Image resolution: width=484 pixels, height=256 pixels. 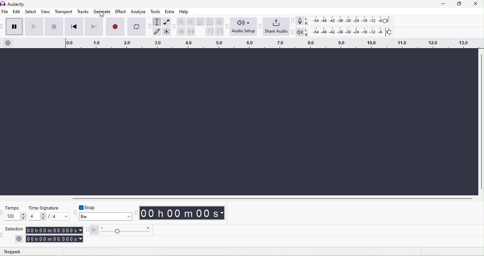 What do you see at coordinates (23, 4) in the screenshot?
I see `title` at bounding box center [23, 4].